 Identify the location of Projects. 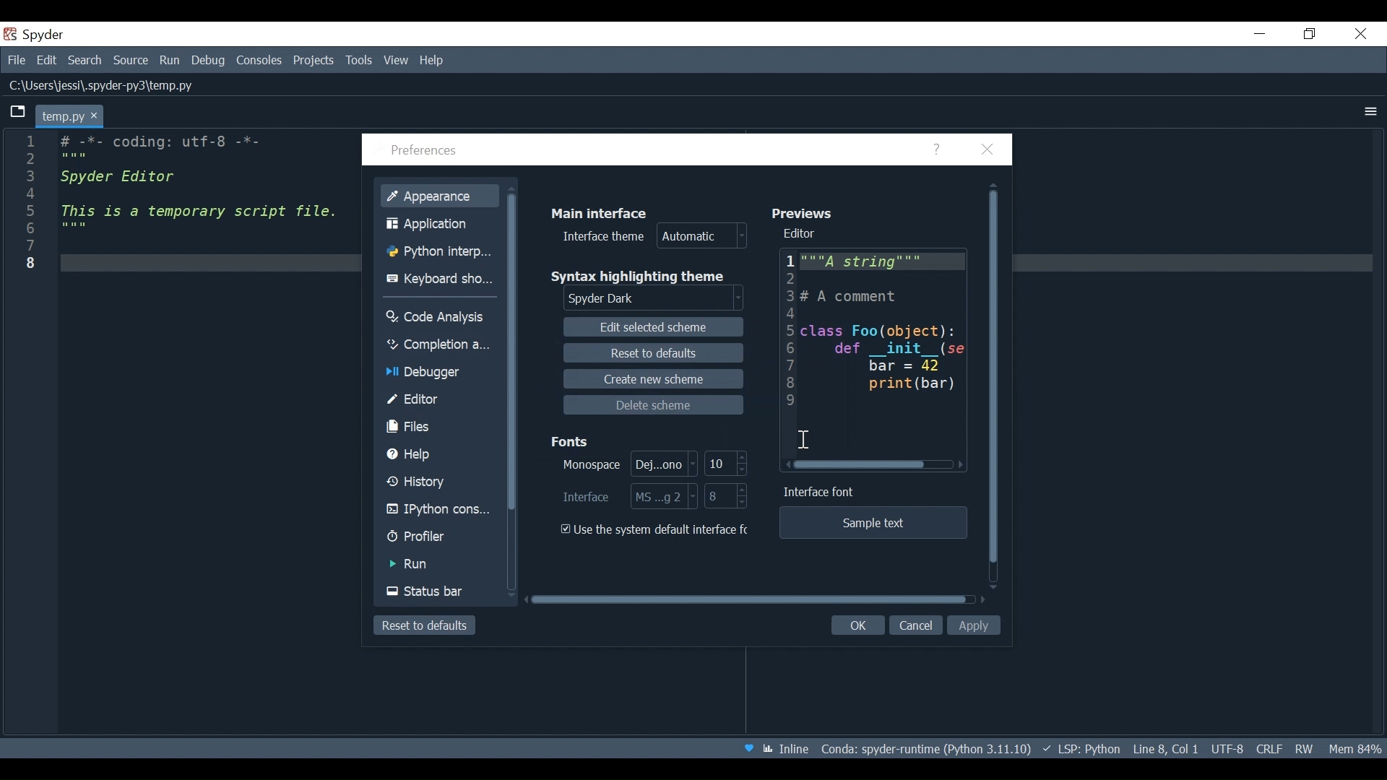
(314, 61).